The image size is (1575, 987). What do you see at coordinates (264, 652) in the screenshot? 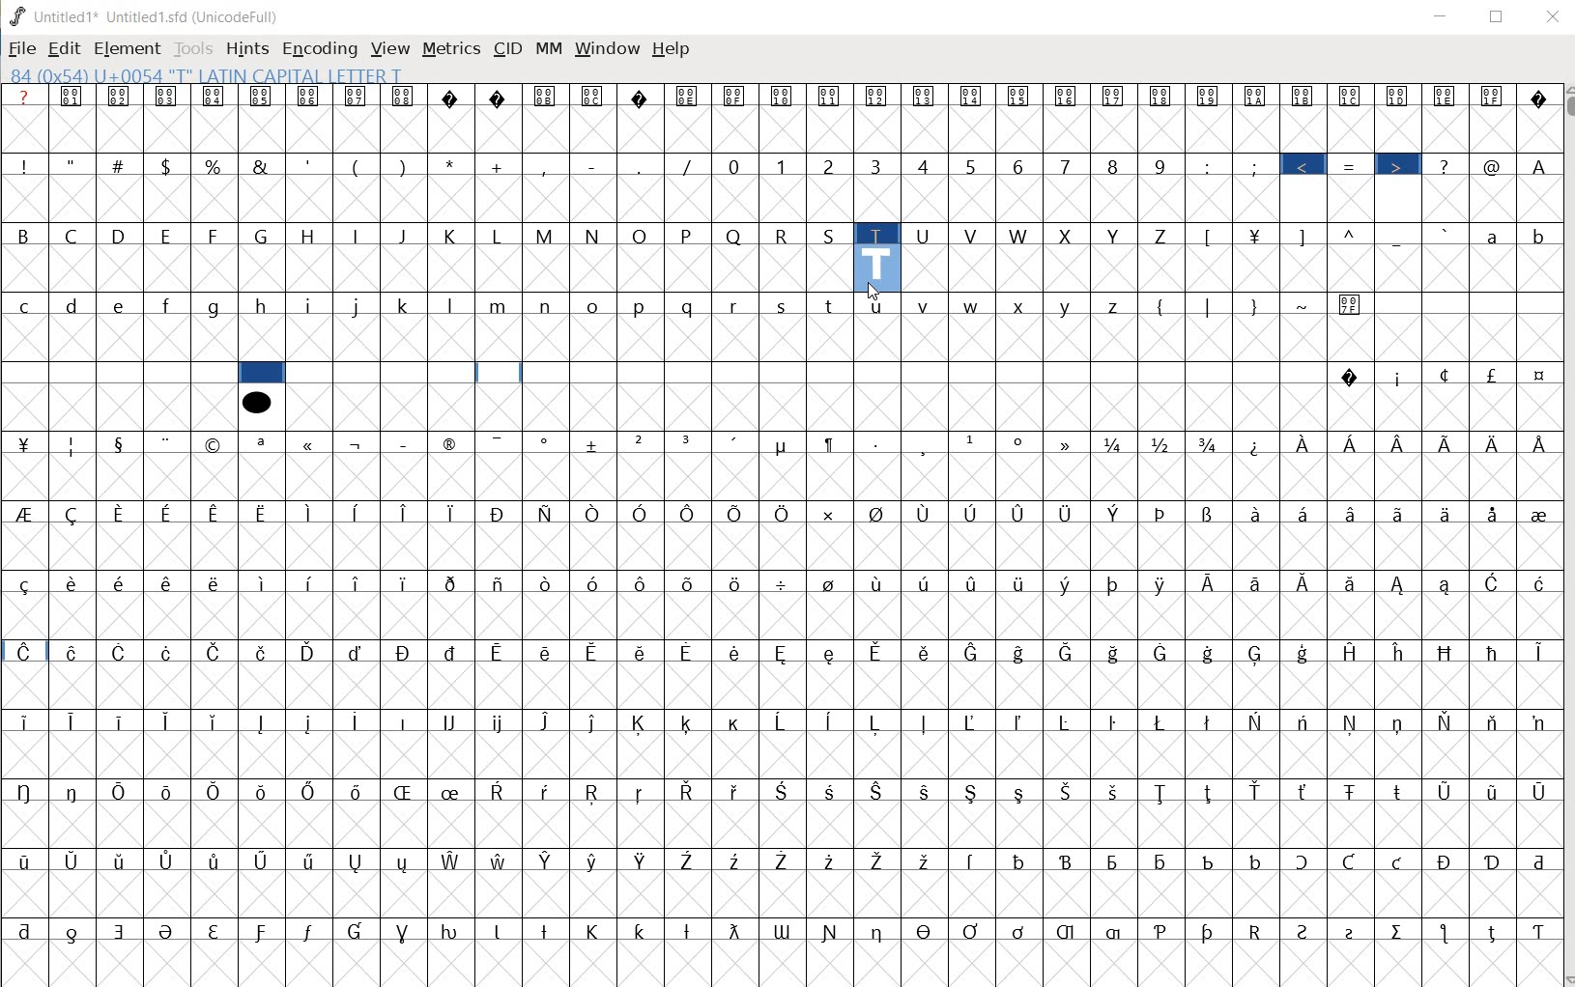
I see `Symbol` at bounding box center [264, 652].